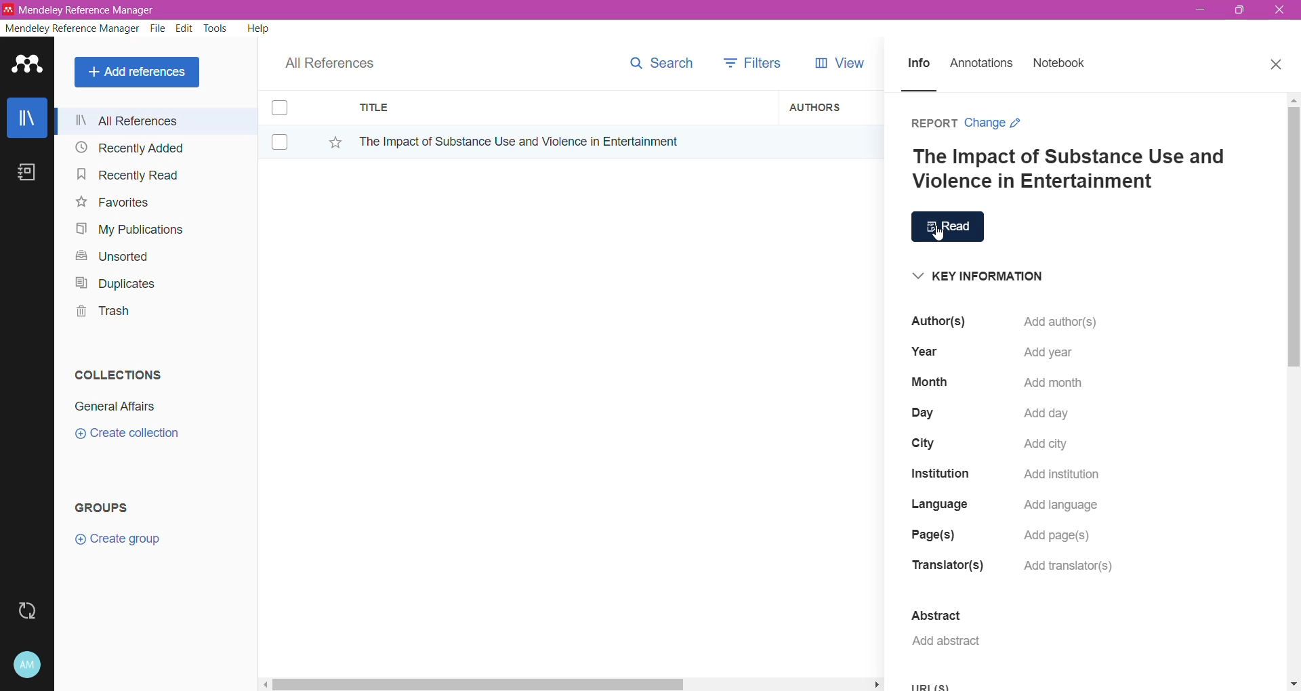  Describe the element at coordinates (1200, 10) in the screenshot. I see `Minimize` at that location.